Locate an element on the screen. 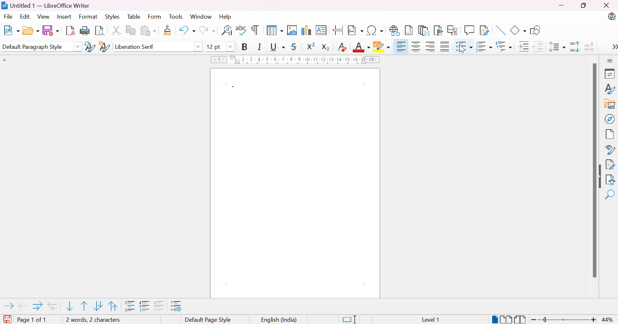  Drop down is located at coordinates (78, 46).